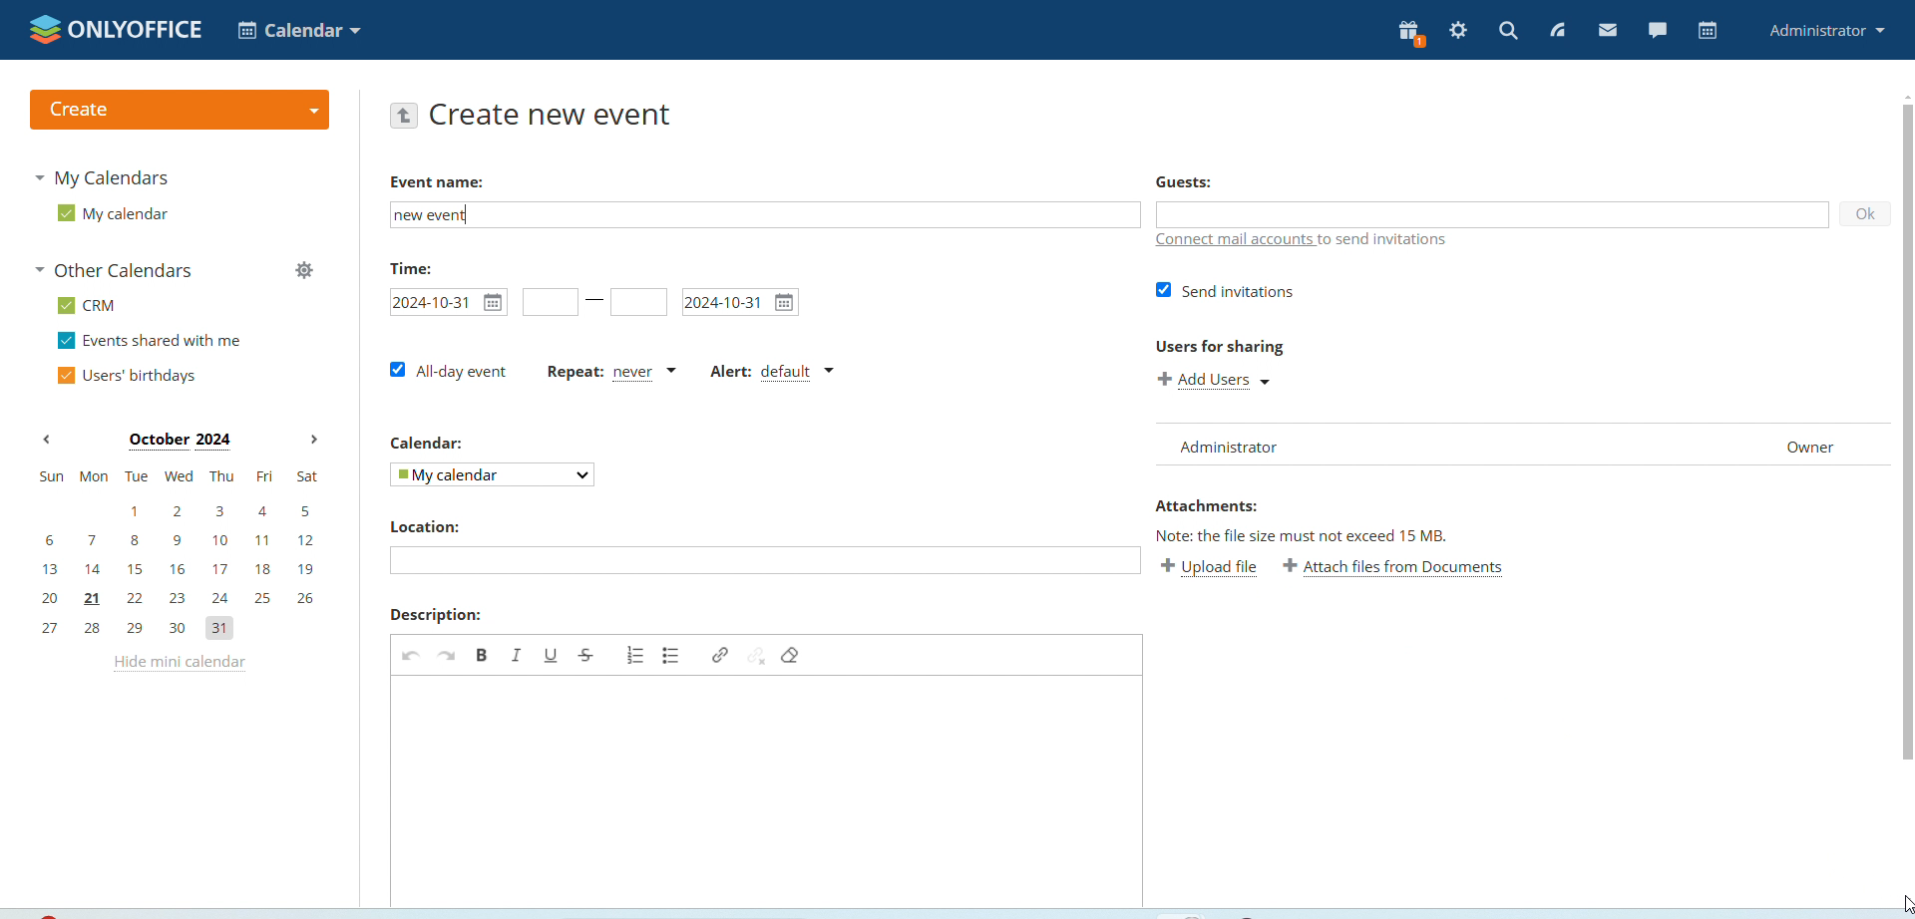 Image resolution: width=1915 pixels, height=919 pixels. I want to click on present, so click(1411, 34).